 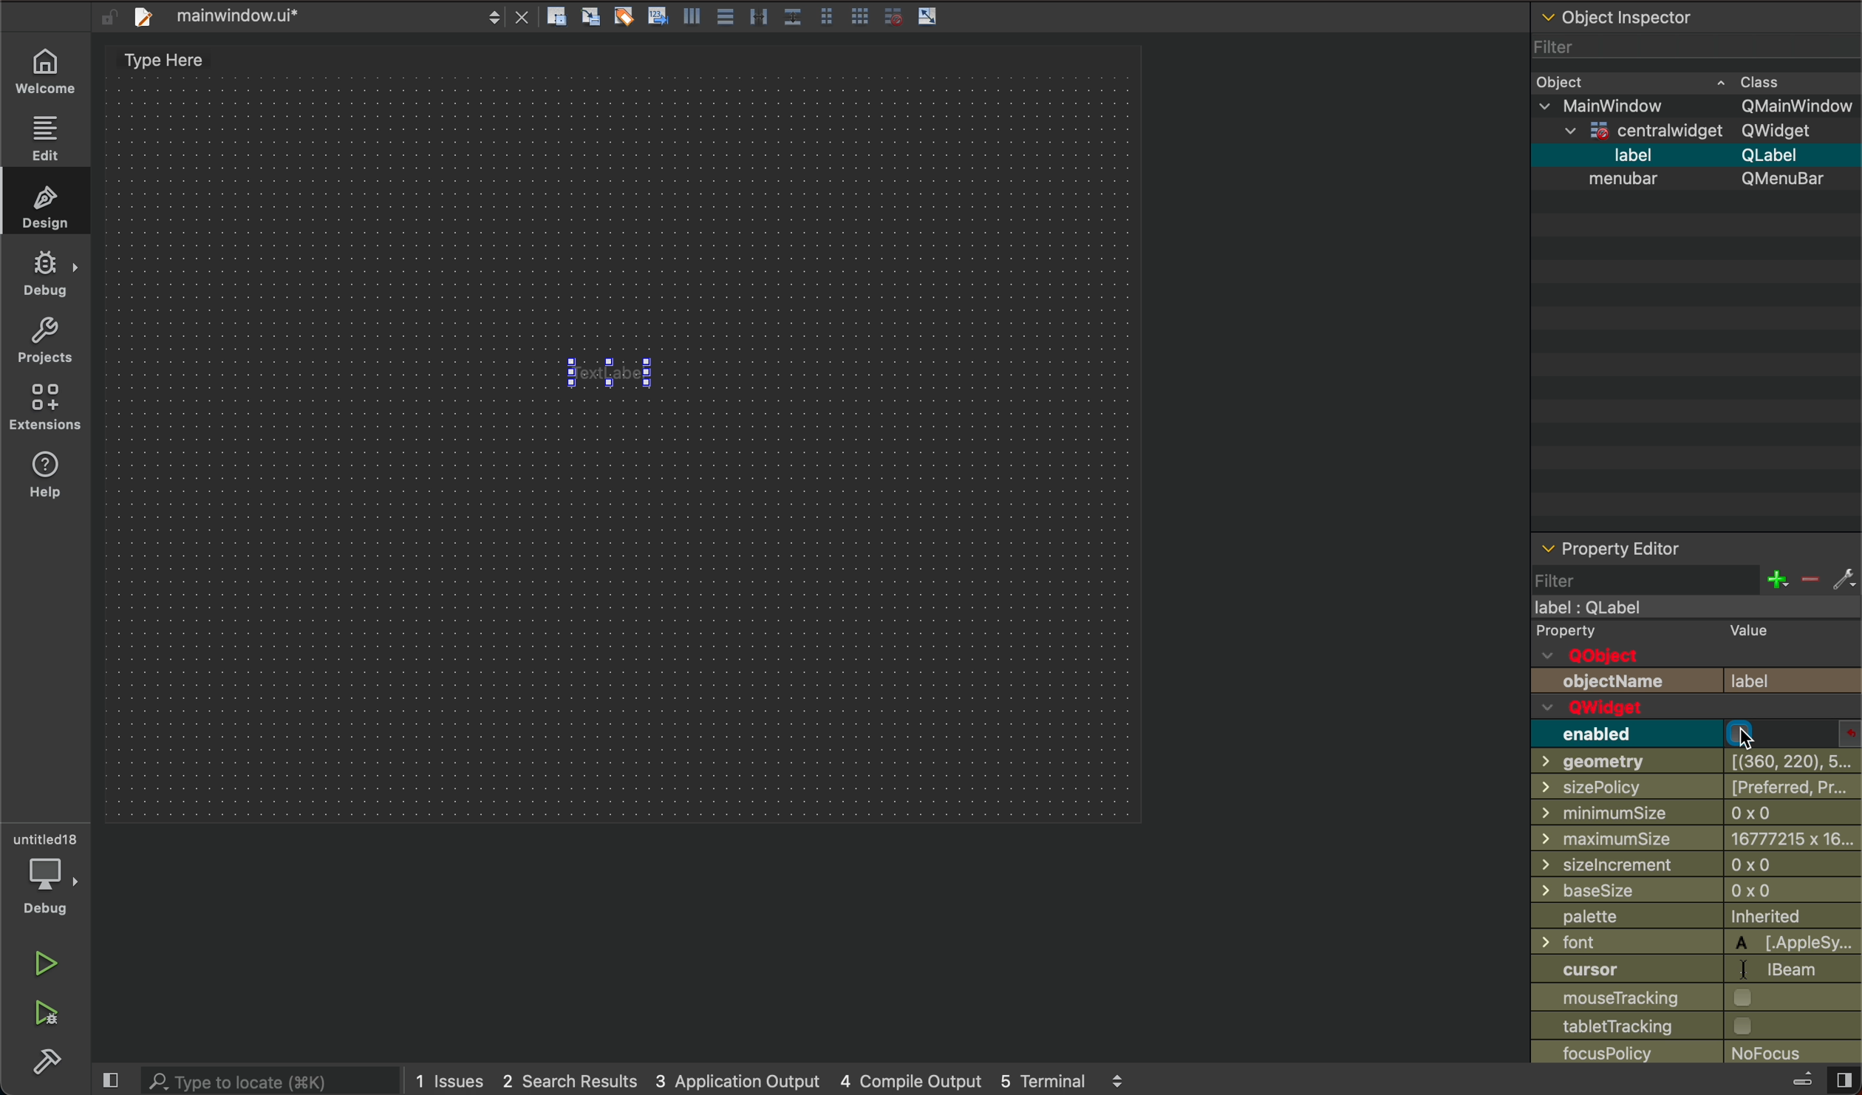 I want to click on Qlable, so click(x=1773, y=153).